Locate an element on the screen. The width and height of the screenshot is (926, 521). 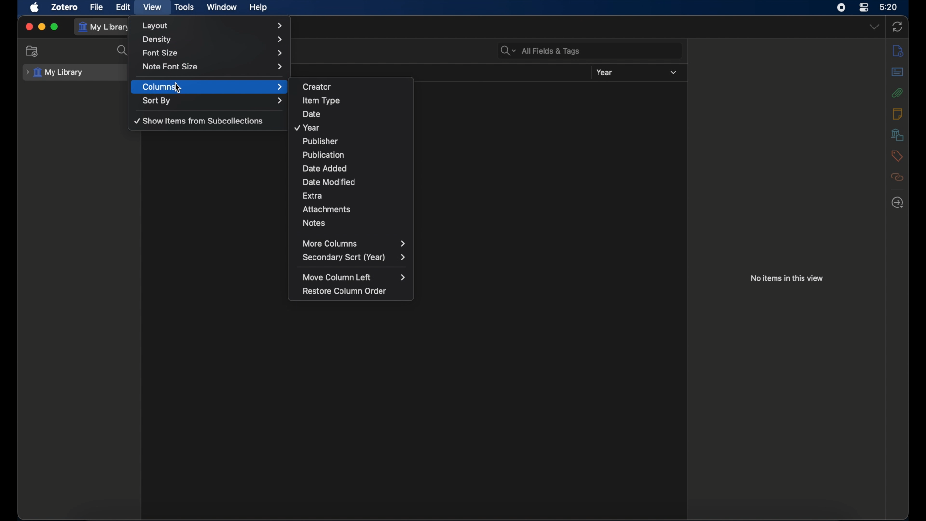
my library is located at coordinates (105, 27).